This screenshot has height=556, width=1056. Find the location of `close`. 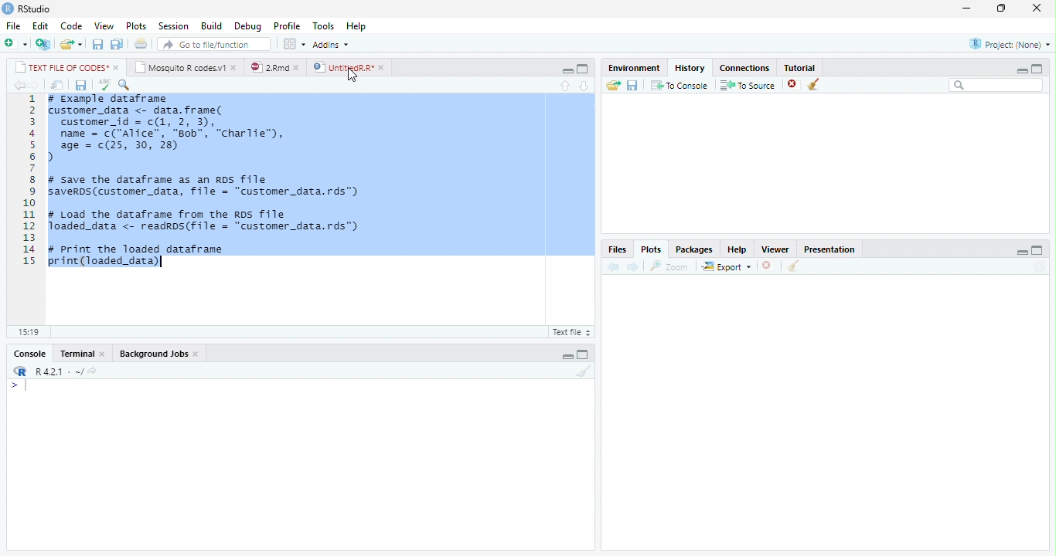

close is located at coordinates (104, 354).